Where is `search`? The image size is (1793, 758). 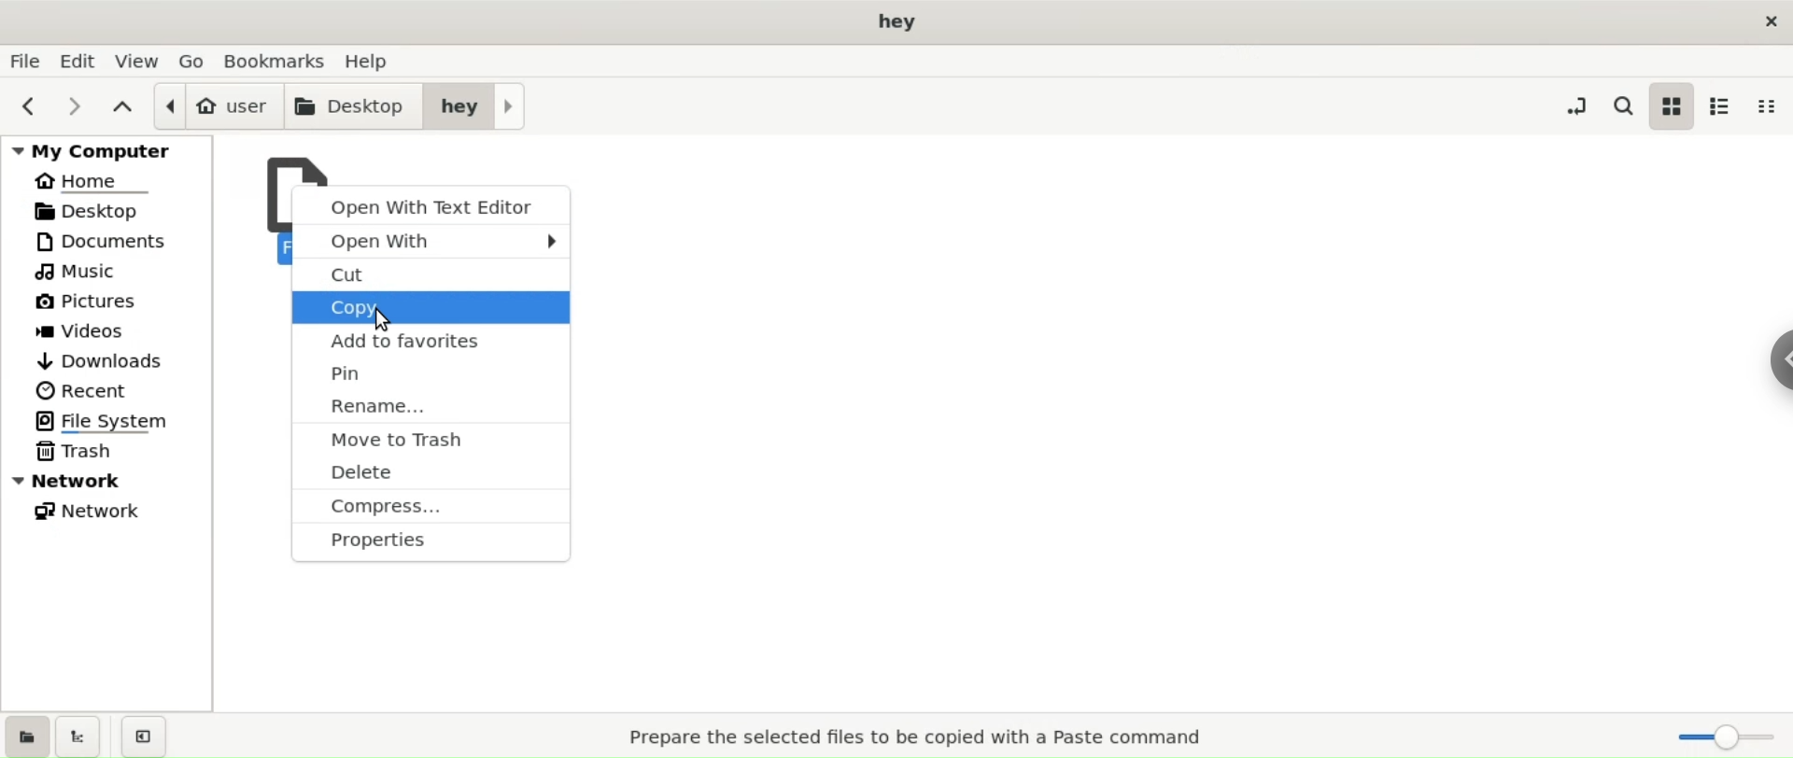
search is located at coordinates (1621, 106).